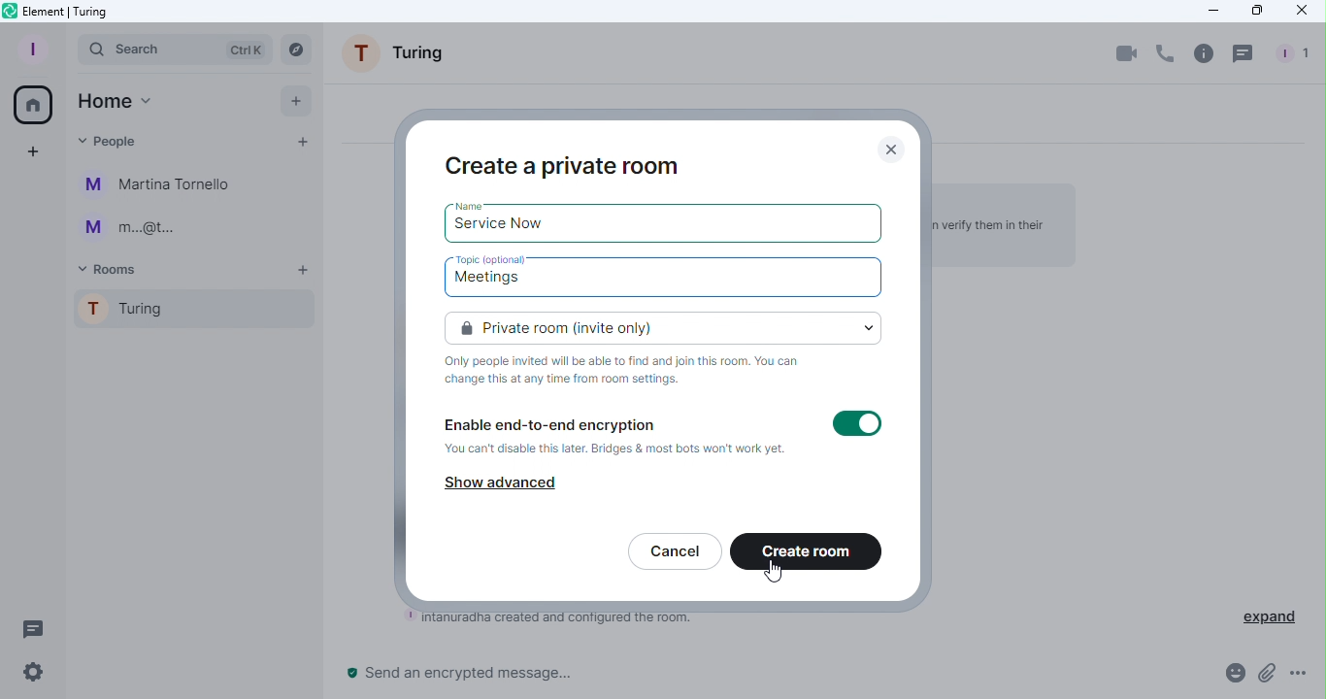 This screenshot has height=699, width=1326. I want to click on Call, so click(1163, 54).